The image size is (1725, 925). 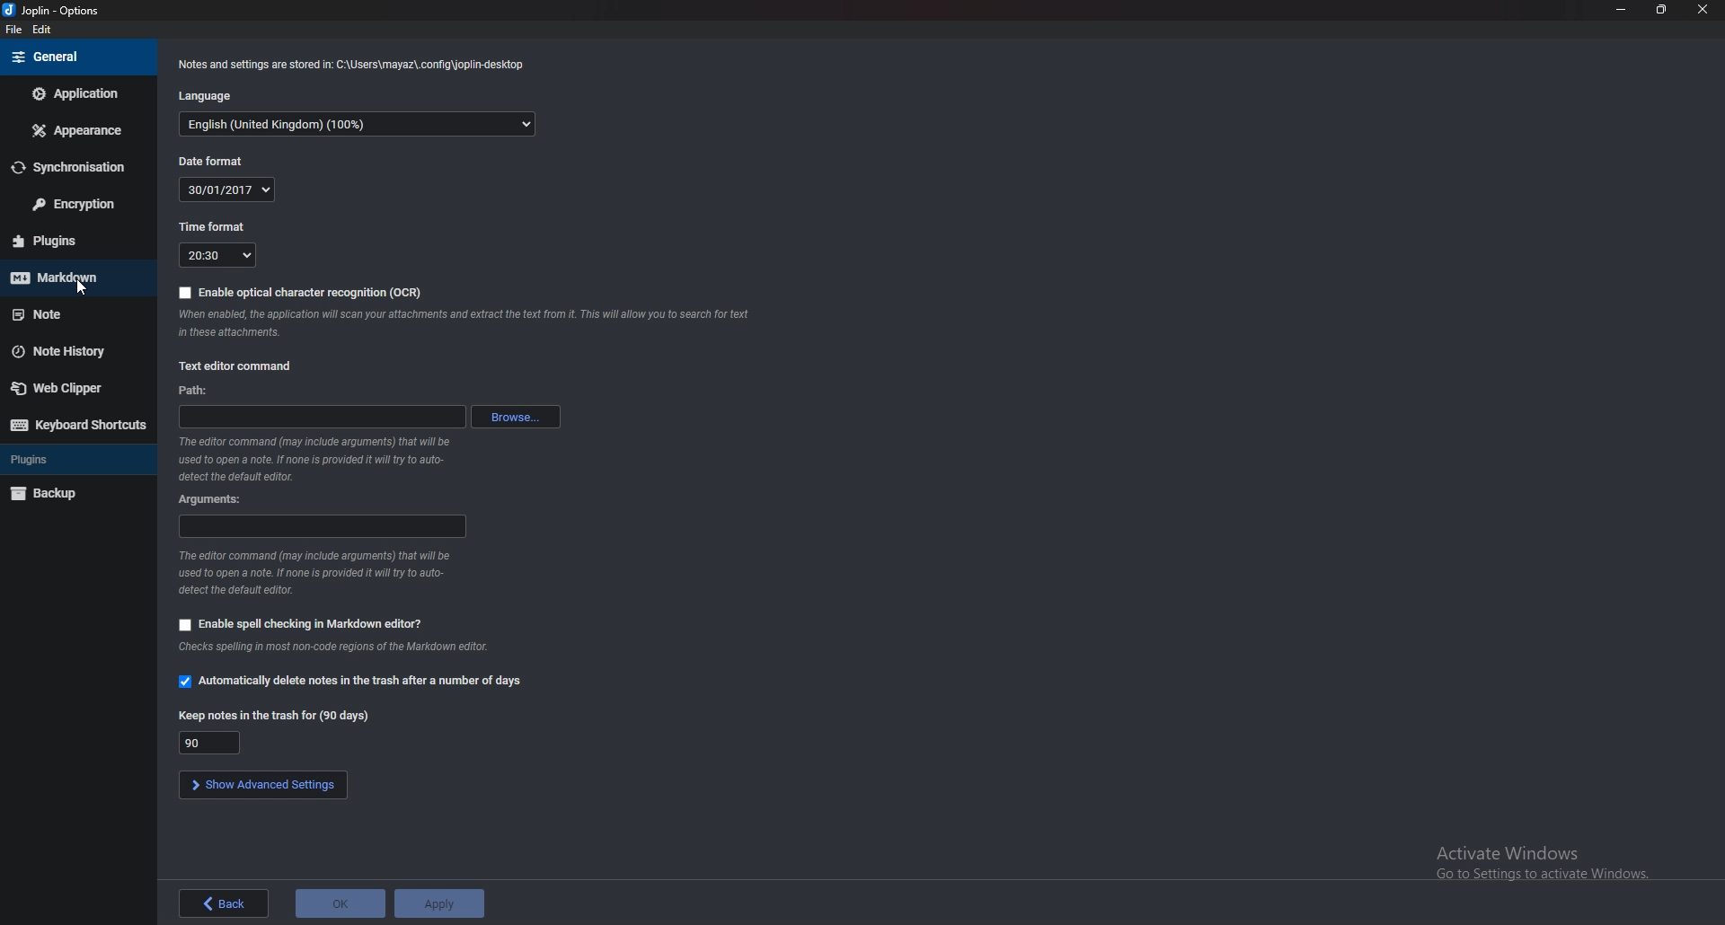 What do you see at coordinates (357, 66) in the screenshot?
I see `Info on notes and settings` at bounding box center [357, 66].